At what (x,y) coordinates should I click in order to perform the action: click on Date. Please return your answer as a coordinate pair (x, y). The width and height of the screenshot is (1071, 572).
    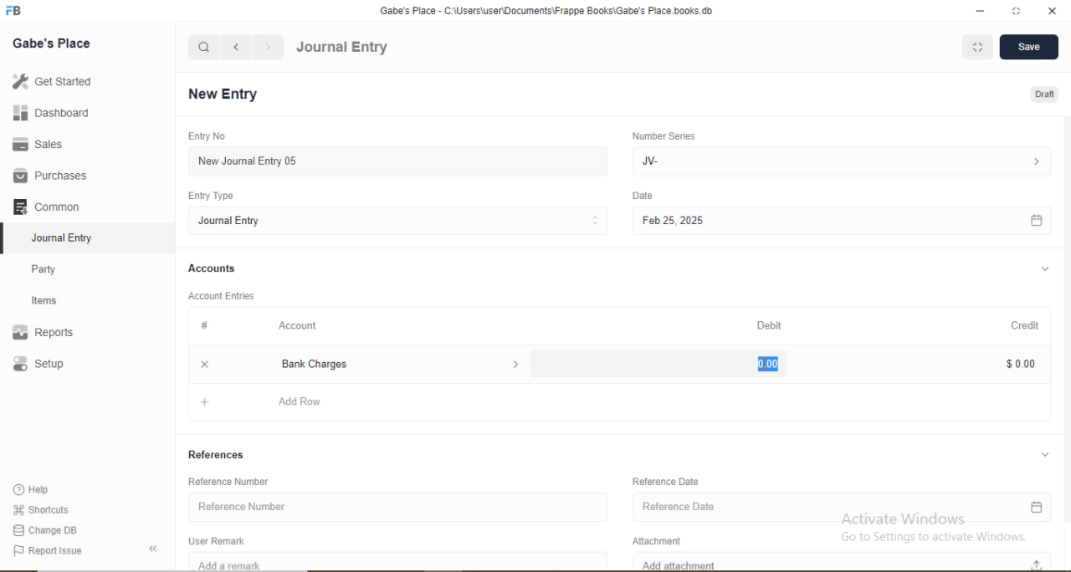
    Looking at the image, I should click on (643, 196).